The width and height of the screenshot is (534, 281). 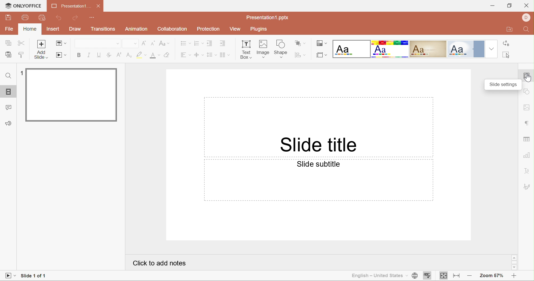 I want to click on Drop Down, so click(x=491, y=48).